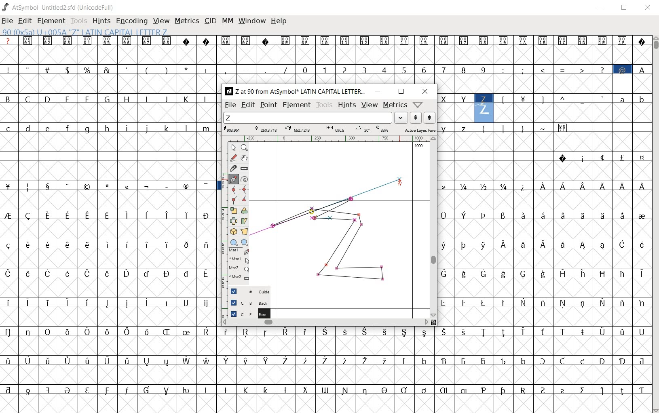 The image size is (659, 413). Describe the element at coordinates (244, 168) in the screenshot. I see `measure a distance, angle between points` at that location.